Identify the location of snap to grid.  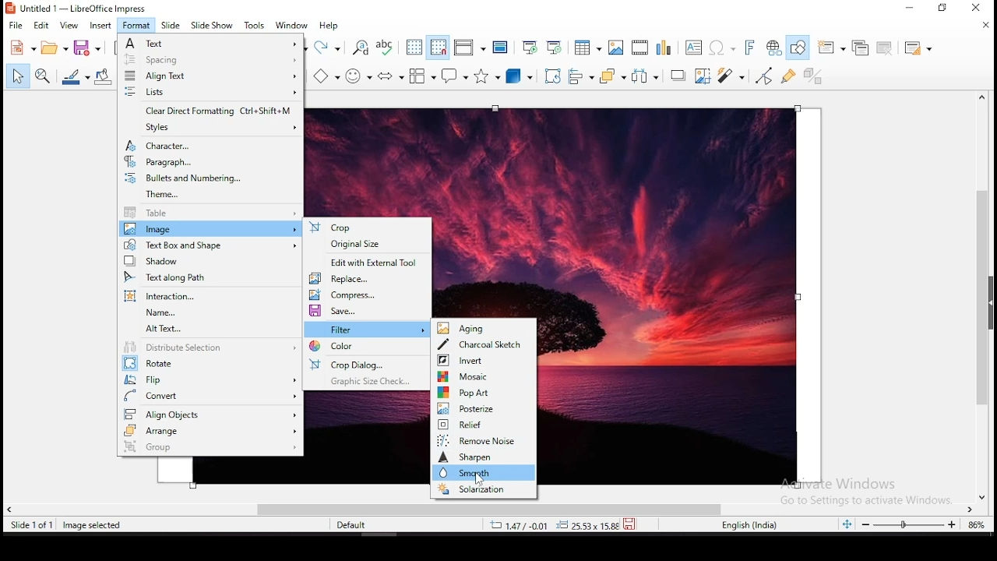
(437, 48).